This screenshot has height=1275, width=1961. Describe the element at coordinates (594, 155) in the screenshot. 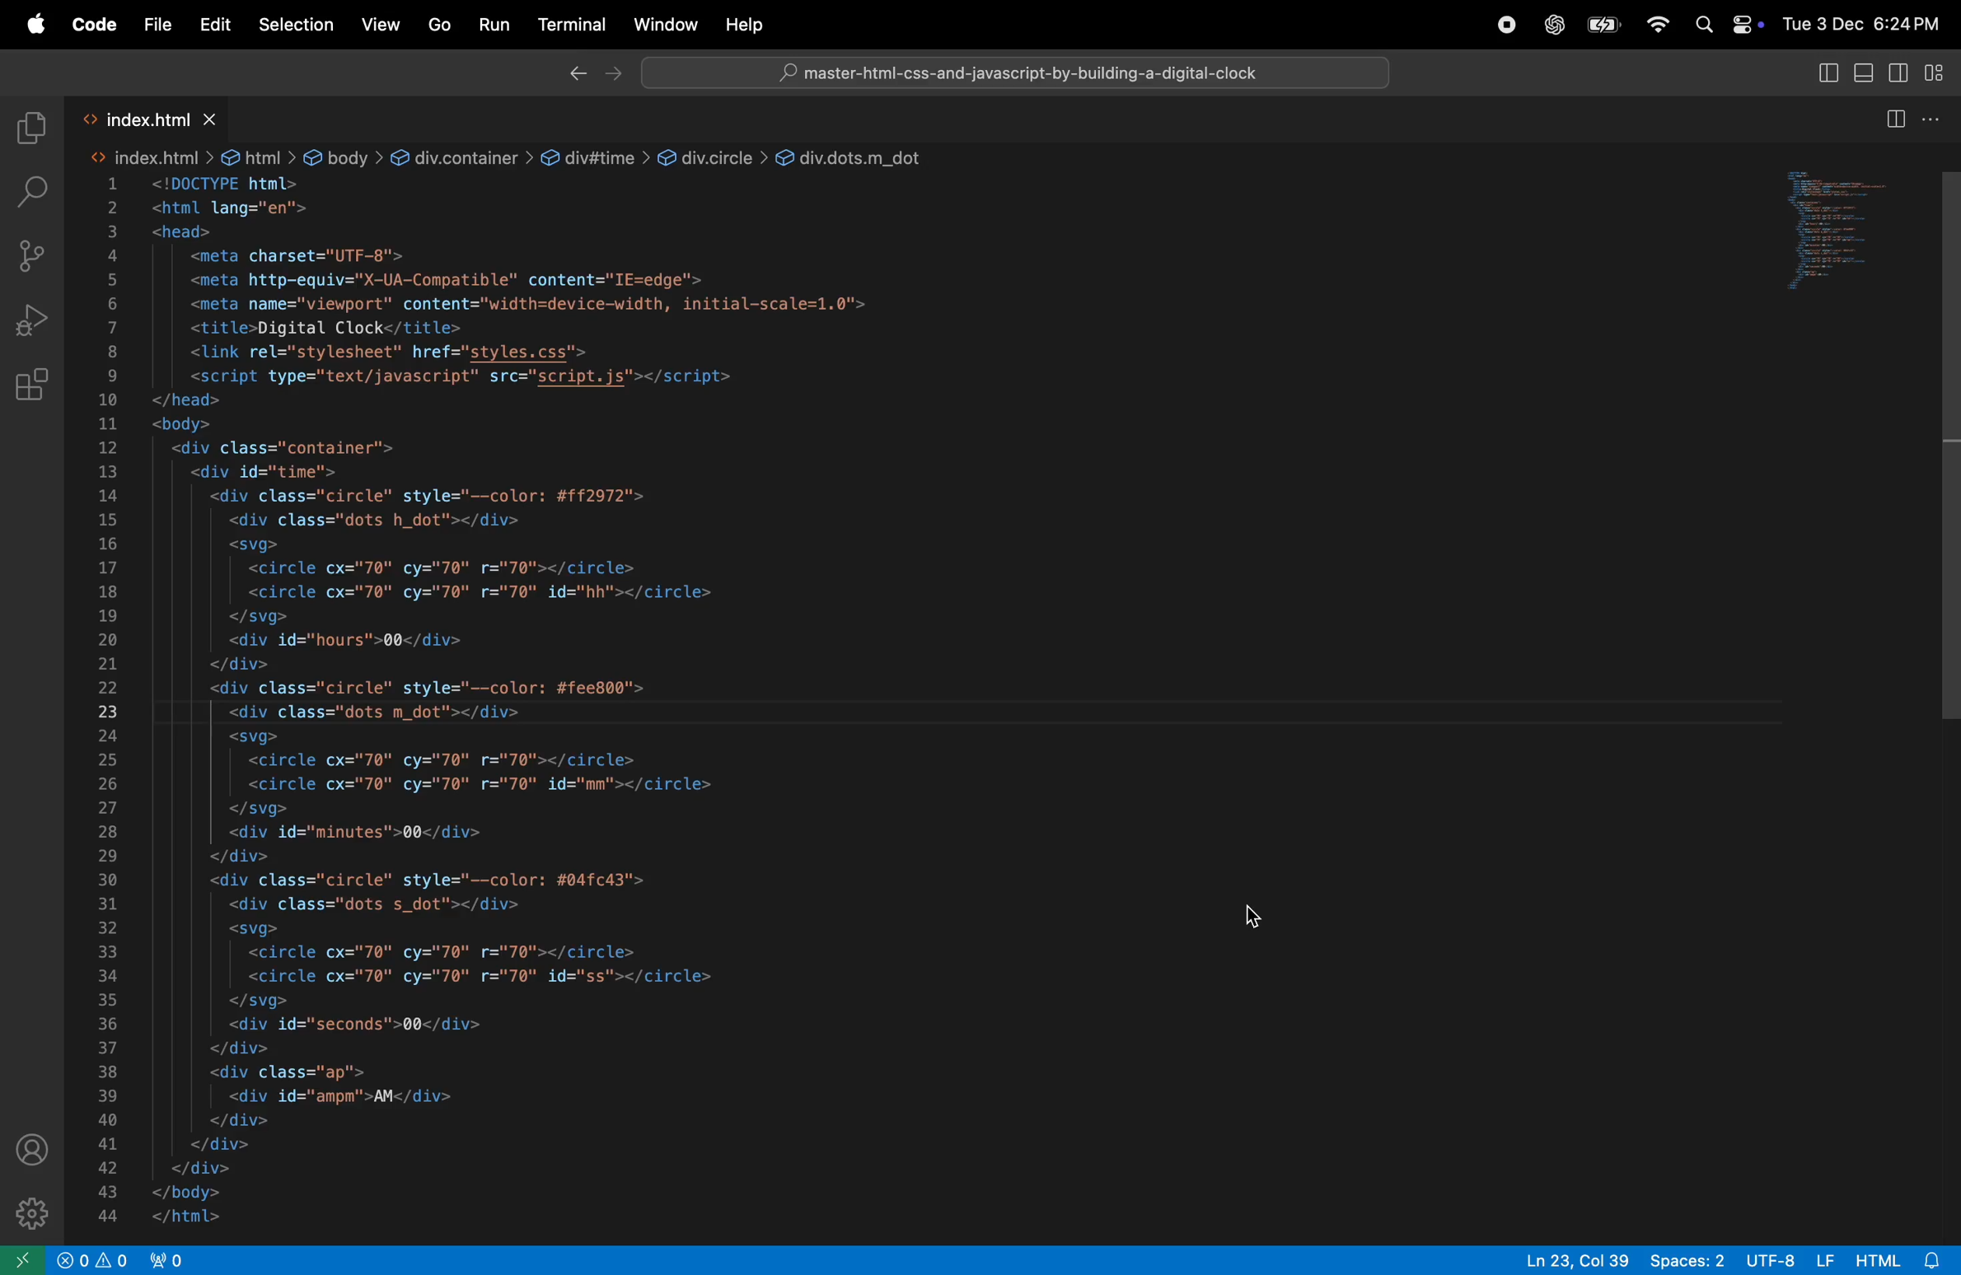

I see `div#time` at that location.